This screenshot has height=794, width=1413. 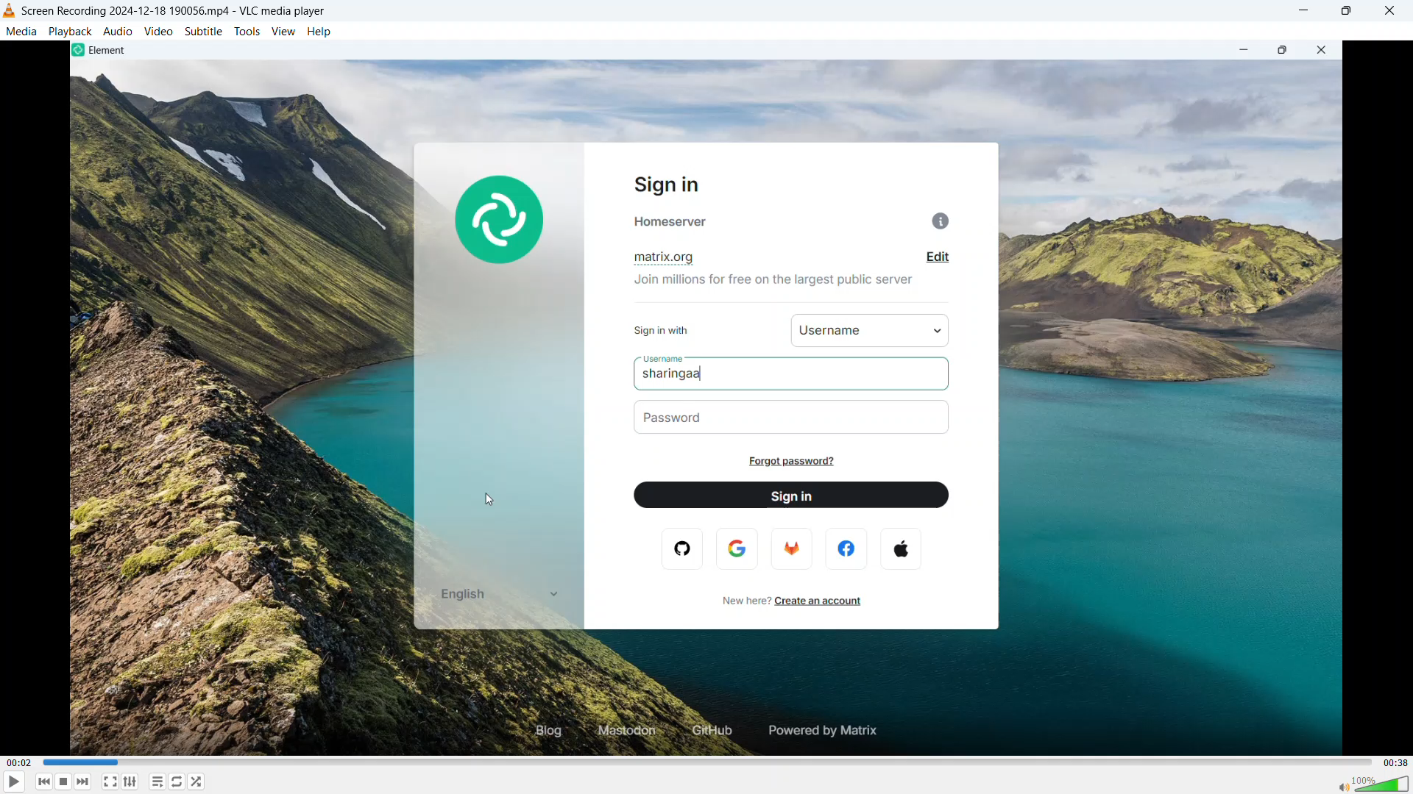 What do you see at coordinates (13, 782) in the screenshot?
I see `Play ` at bounding box center [13, 782].